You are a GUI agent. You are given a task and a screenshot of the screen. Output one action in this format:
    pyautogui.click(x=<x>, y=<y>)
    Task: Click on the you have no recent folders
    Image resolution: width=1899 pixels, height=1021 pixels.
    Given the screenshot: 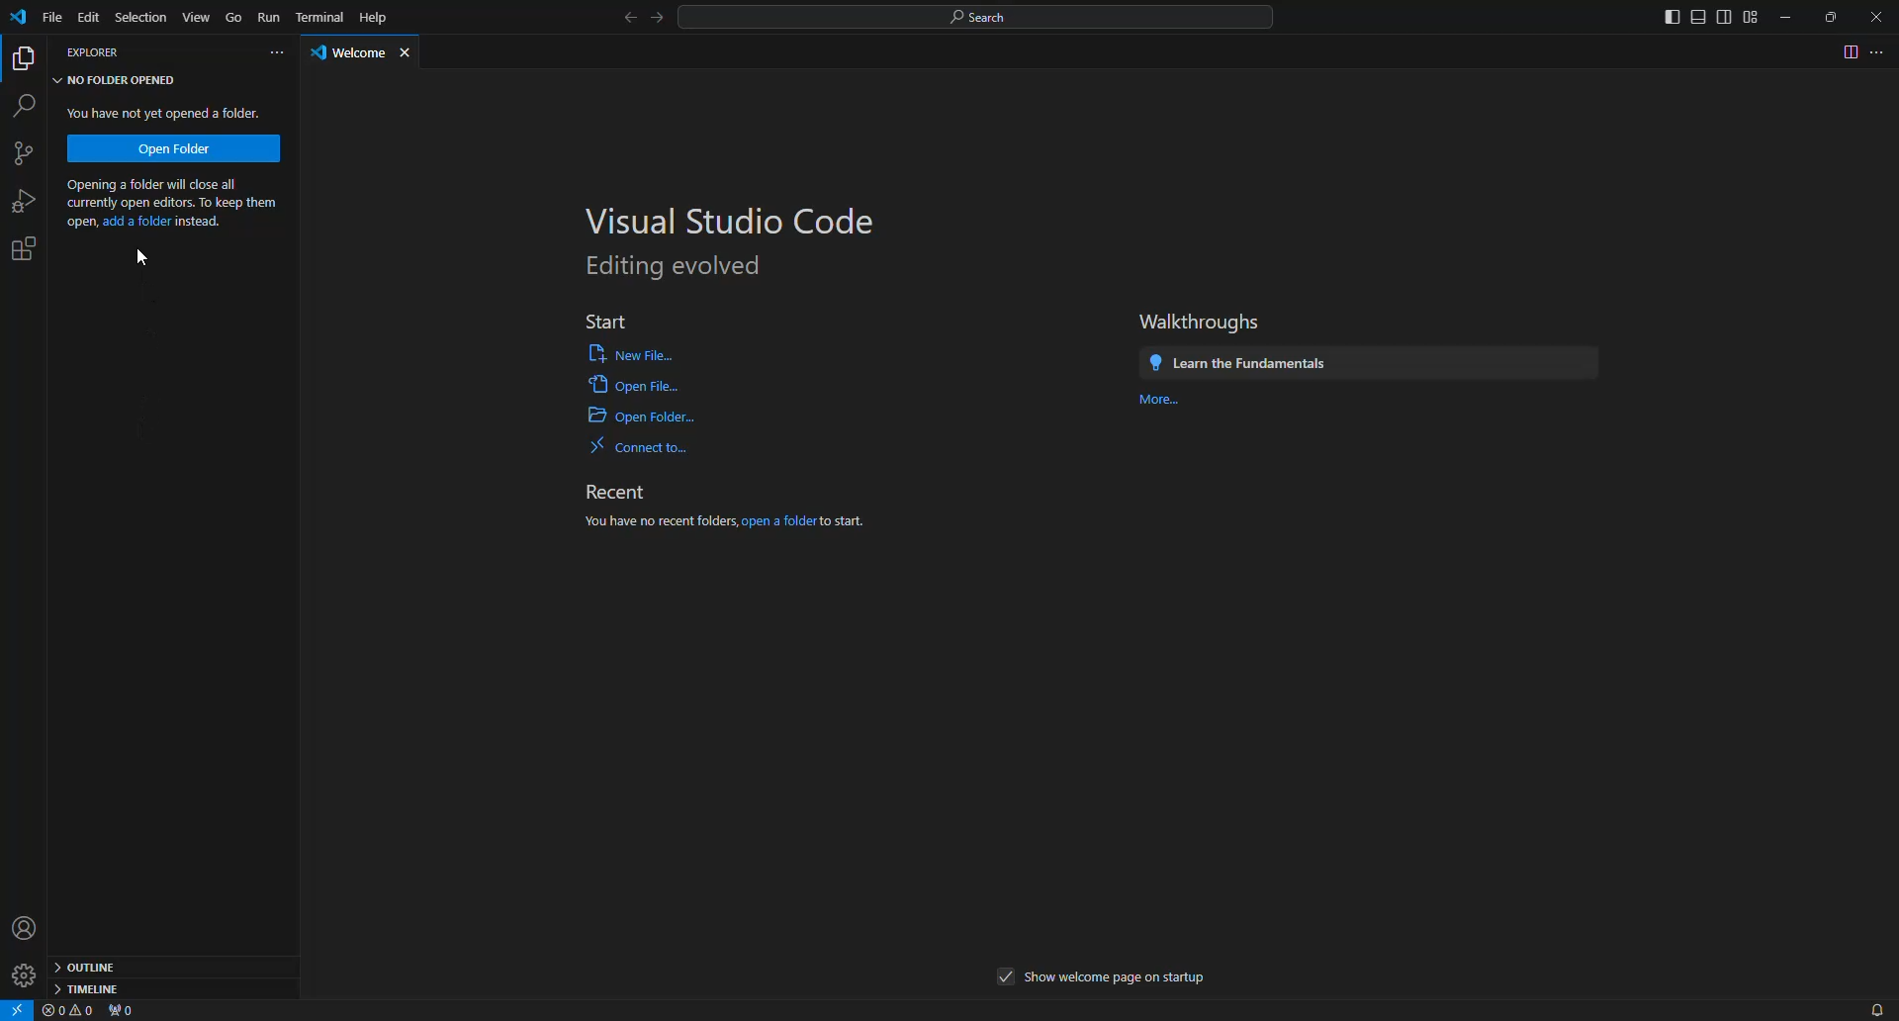 What is the action you would take?
    pyautogui.click(x=659, y=522)
    